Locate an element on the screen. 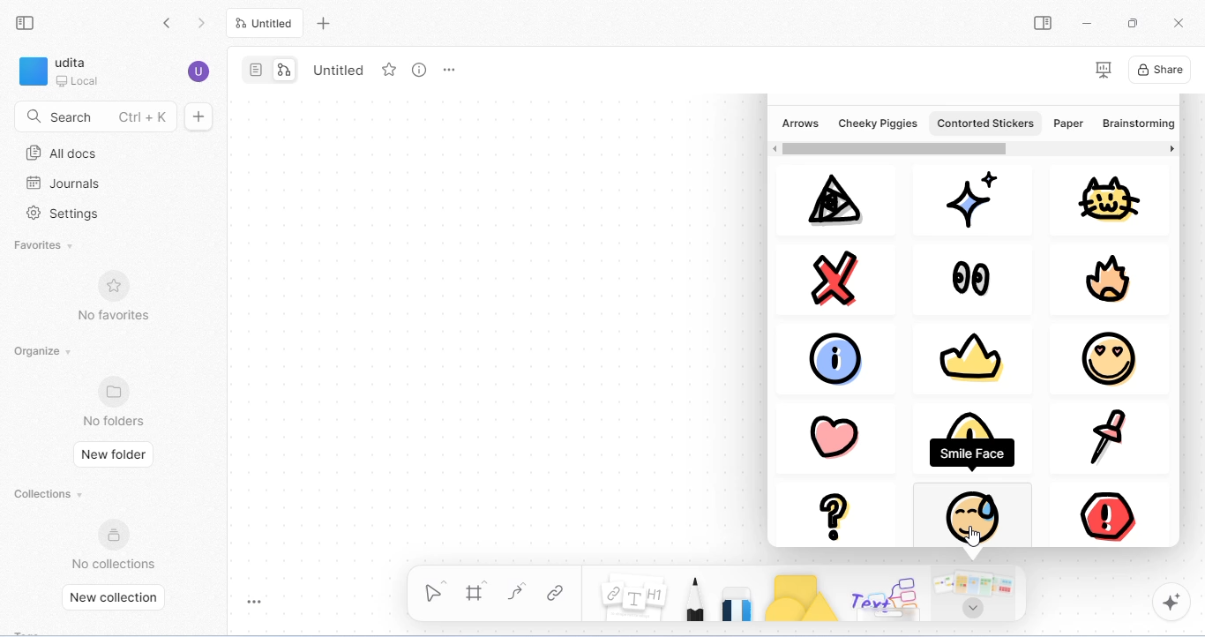 This screenshot has height=637, width=1205. Exclamatory is located at coordinates (976, 441).